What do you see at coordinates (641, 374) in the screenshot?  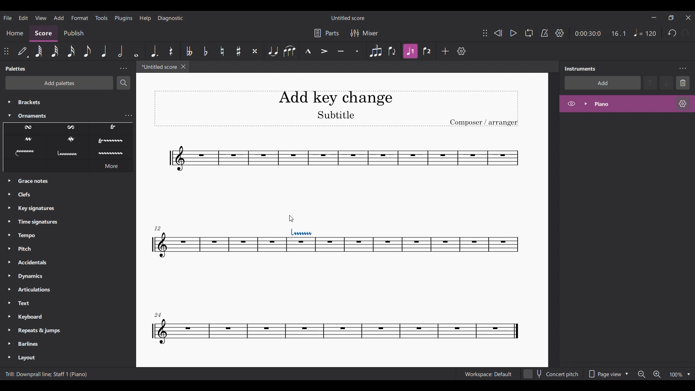 I see `Zoom out` at bounding box center [641, 374].